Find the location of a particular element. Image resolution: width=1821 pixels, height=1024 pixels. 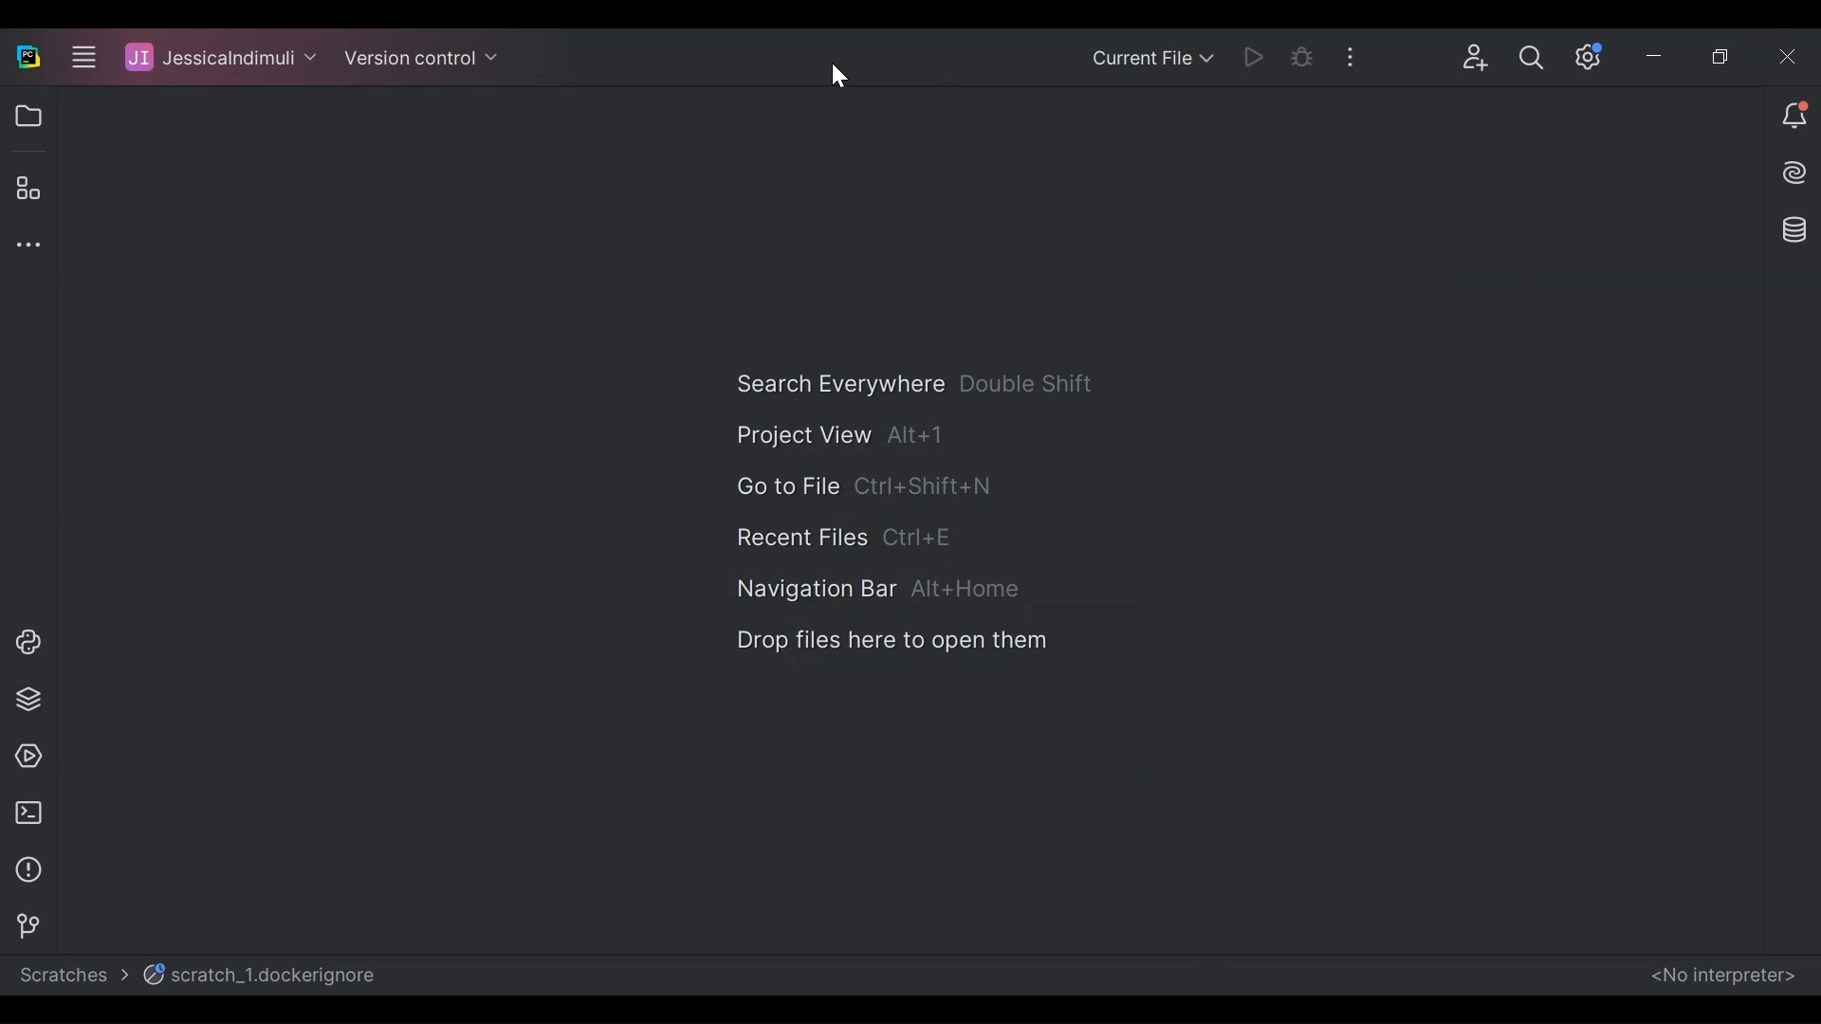

Minimize is located at coordinates (1669, 55).